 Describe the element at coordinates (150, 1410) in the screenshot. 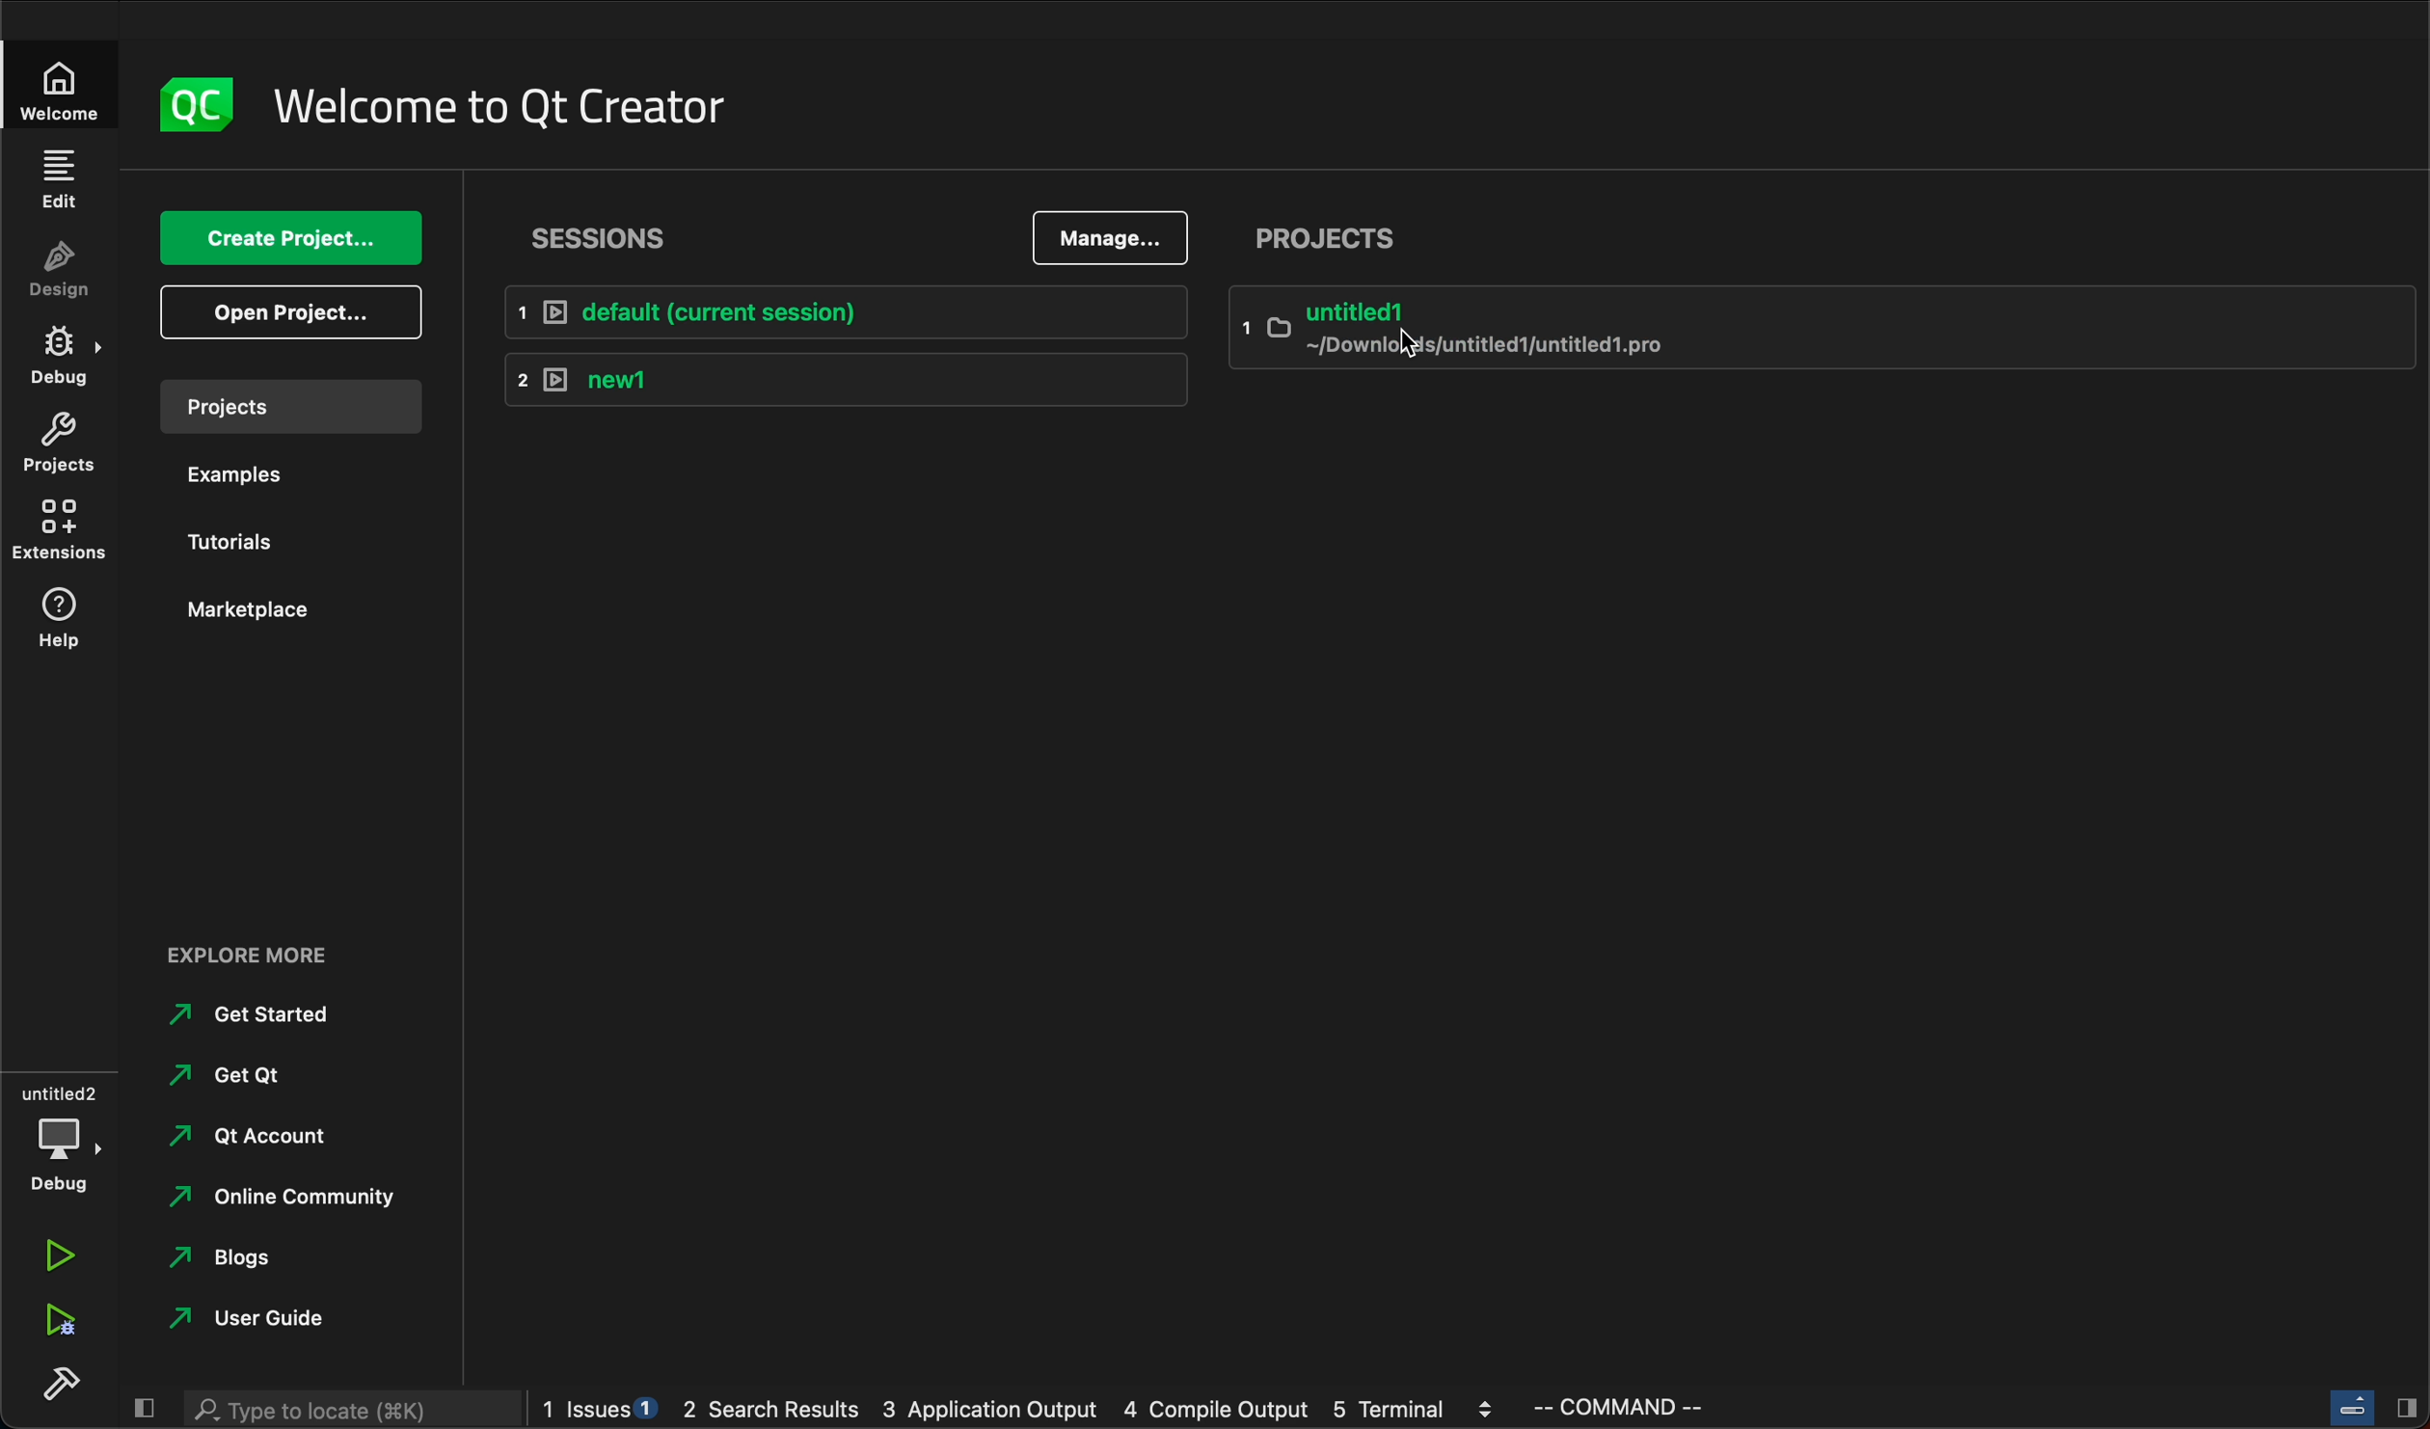

I see `close sidebar` at that location.